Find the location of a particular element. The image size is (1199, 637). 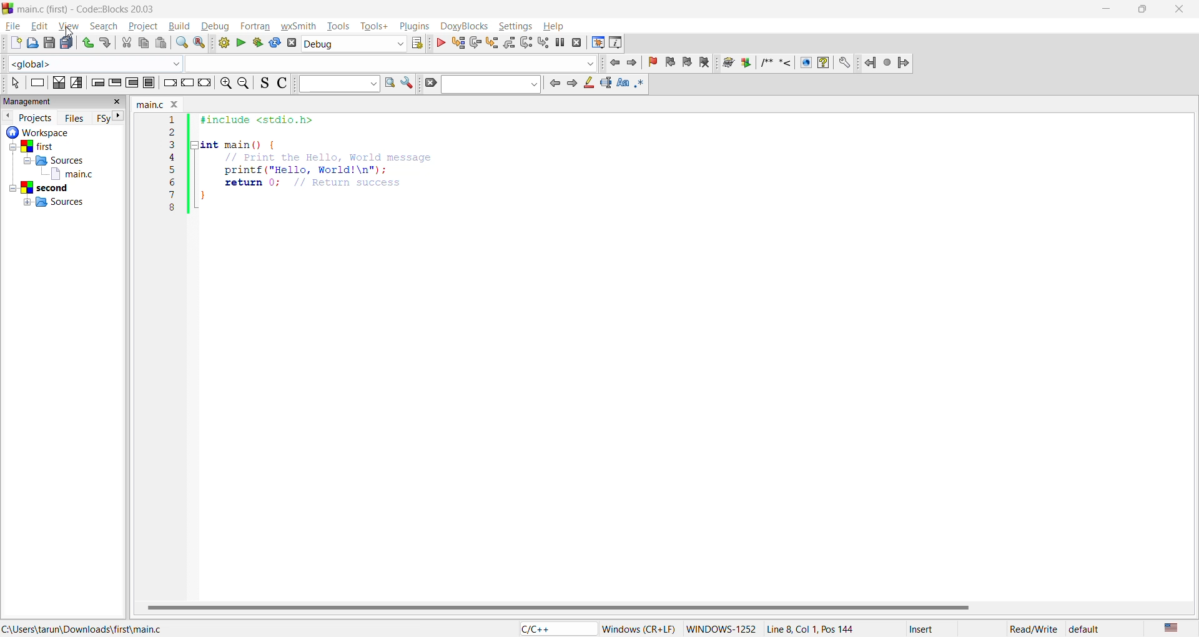

FSy is located at coordinates (102, 118).